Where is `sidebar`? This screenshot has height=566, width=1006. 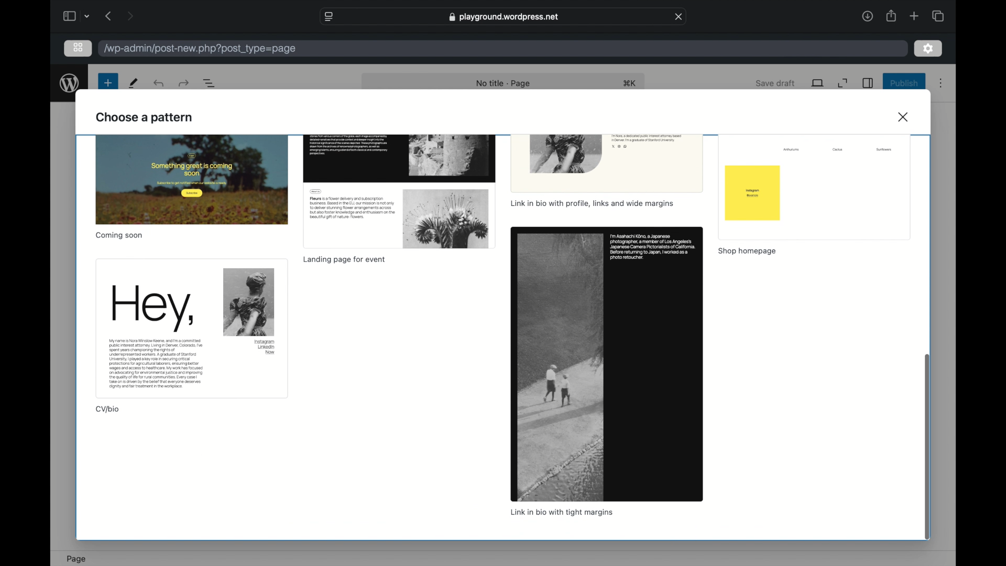 sidebar is located at coordinates (868, 83).